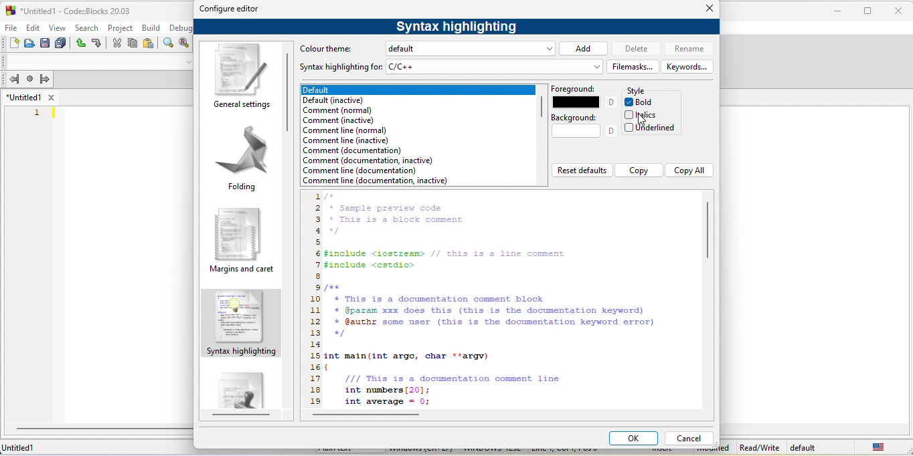 This screenshot has height=456, width=913. I want to click on default (inactive), so click(345, 100).